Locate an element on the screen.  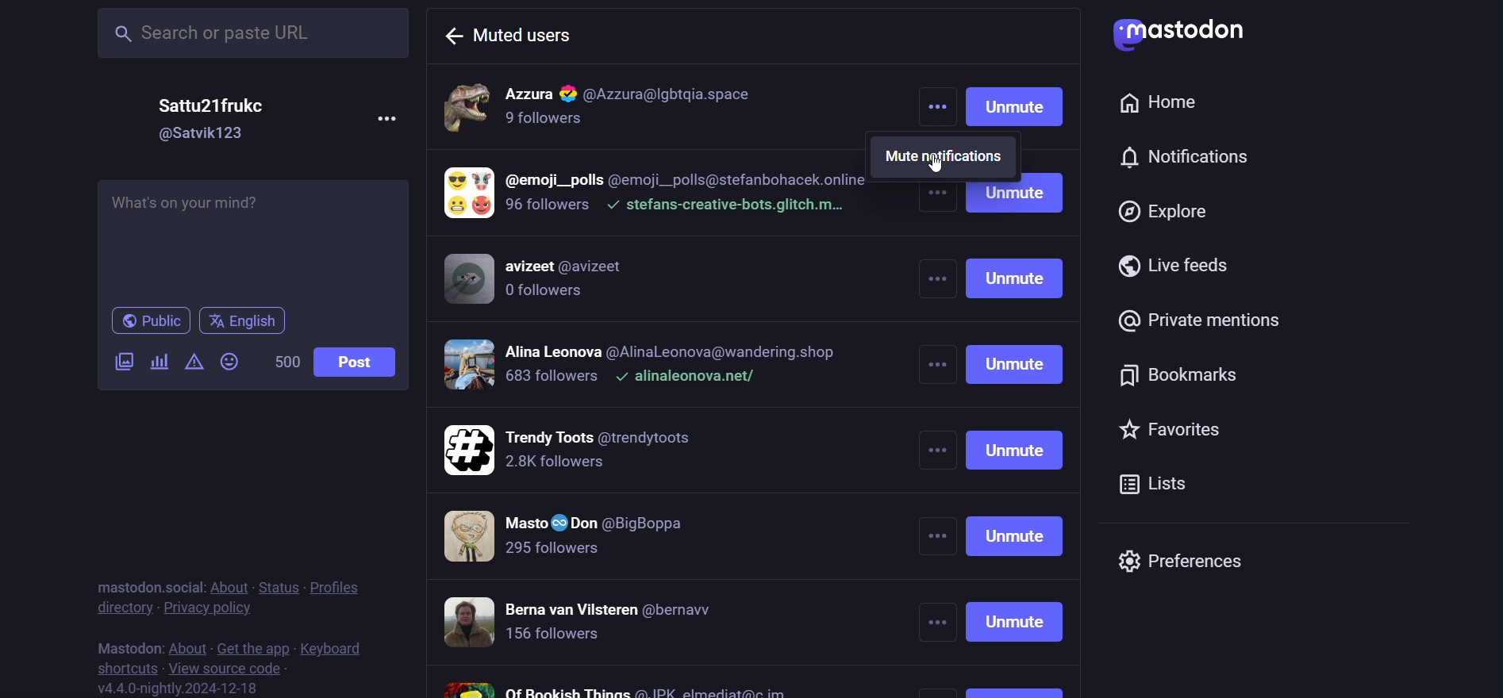
logo is located at coordinates (1178, 33).